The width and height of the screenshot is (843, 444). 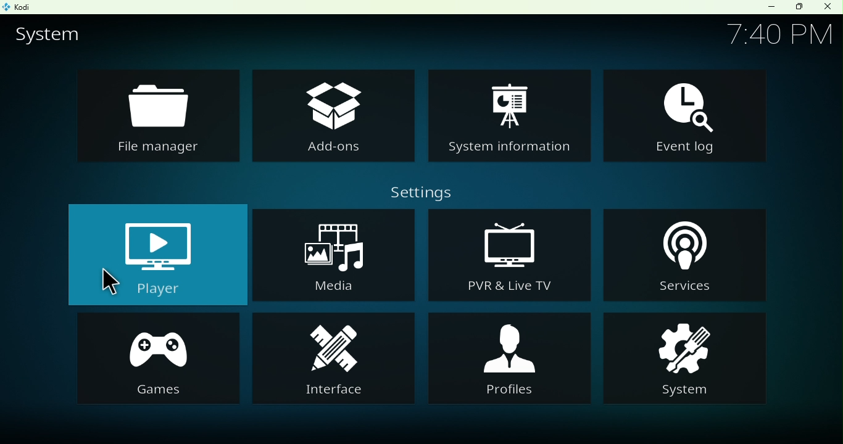 What do you see at coordinates (510, 358) in the screenshot?
I see `Profiles` at bounding box center [510, 358].